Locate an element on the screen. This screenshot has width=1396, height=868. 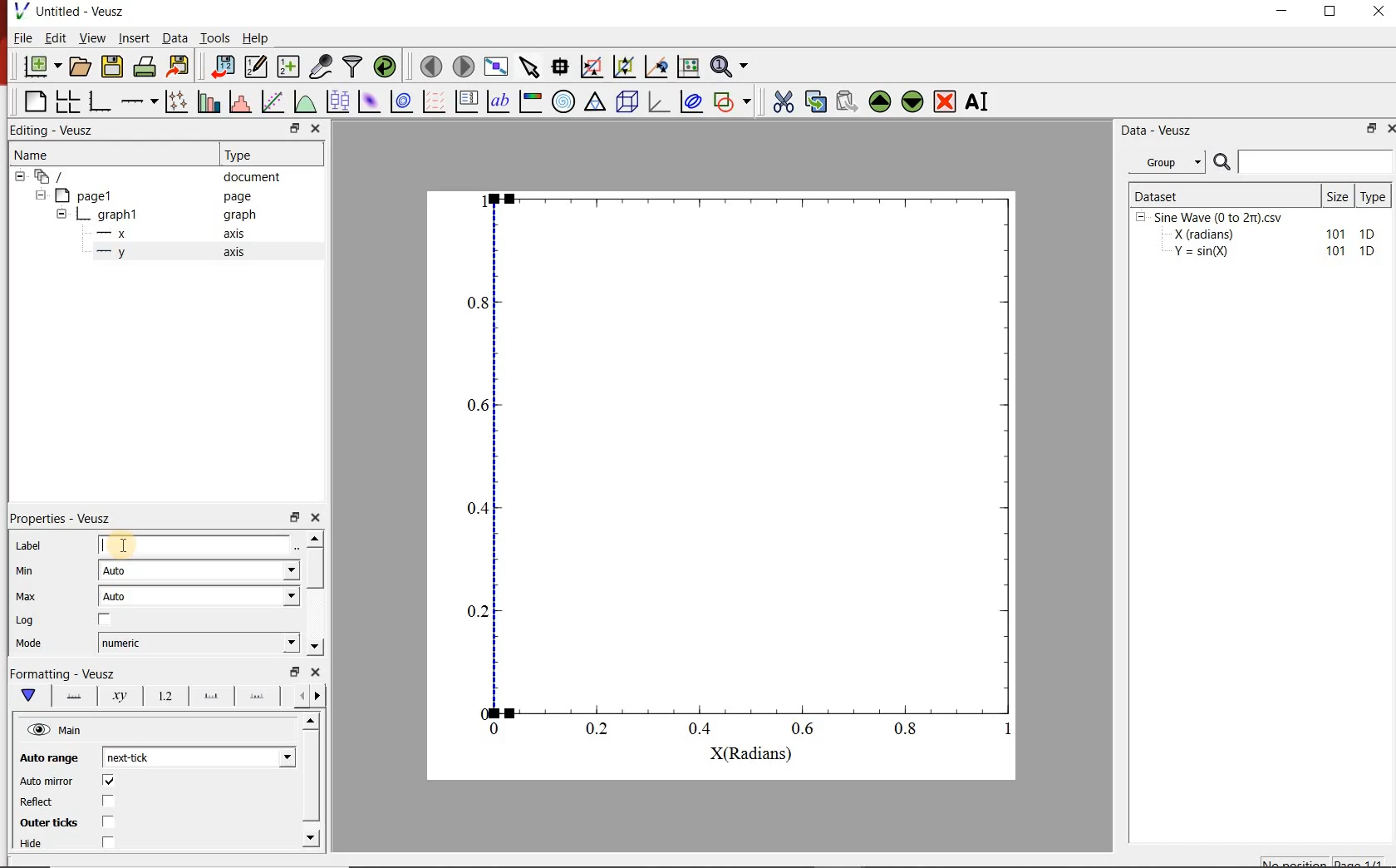
plot points is located at coordinates (179, 101).